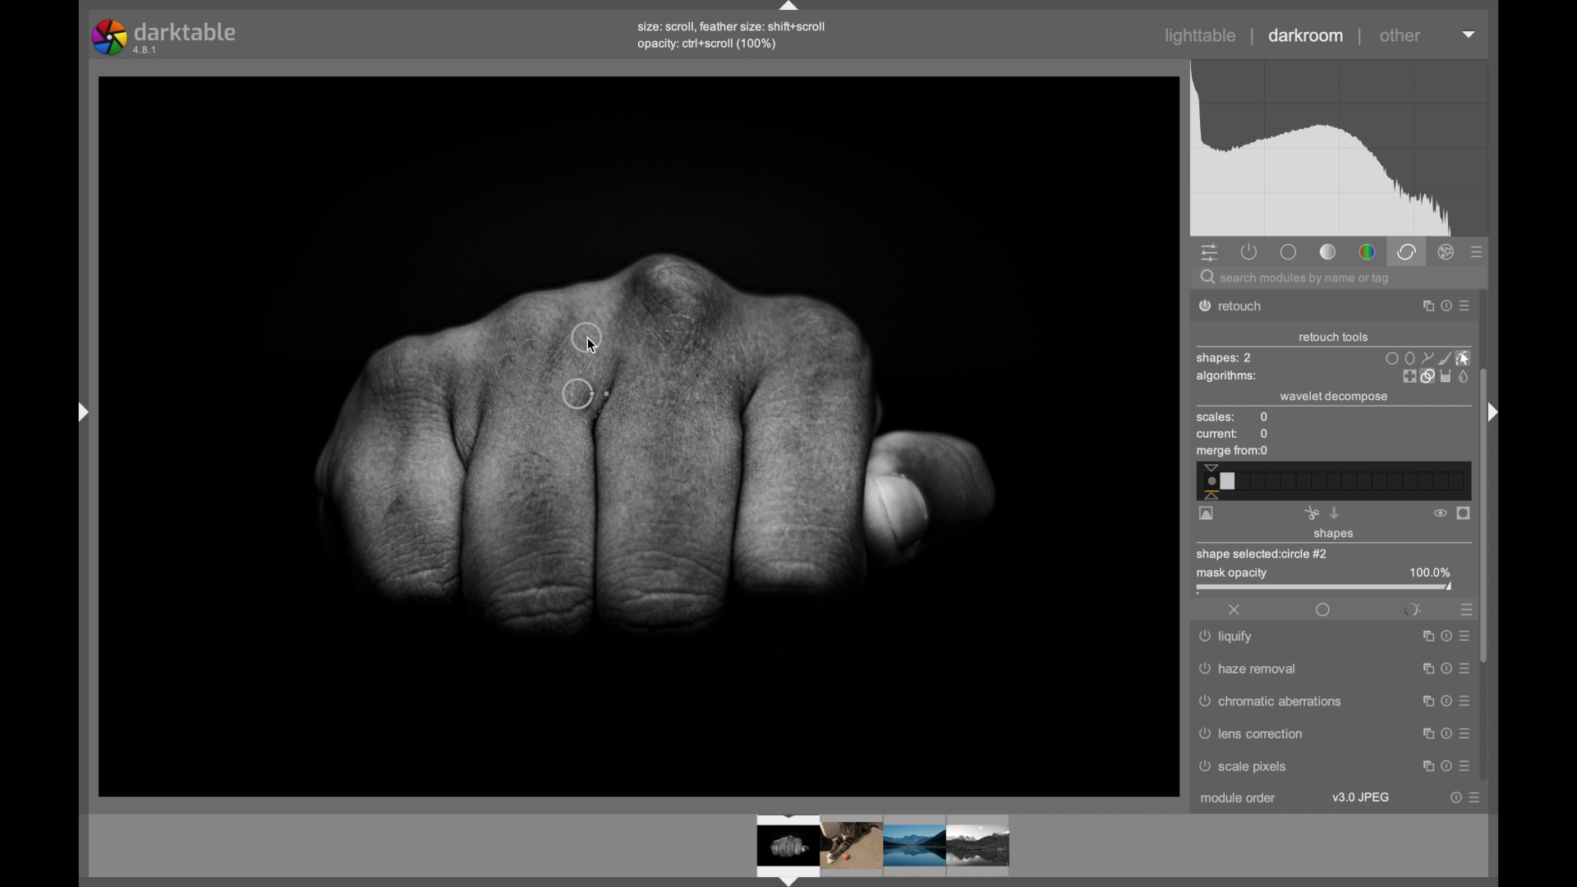  What do you see at coordinates (1249, 669) in the screenshot?
I see `haze removal` at bounding box center [1249, 669].